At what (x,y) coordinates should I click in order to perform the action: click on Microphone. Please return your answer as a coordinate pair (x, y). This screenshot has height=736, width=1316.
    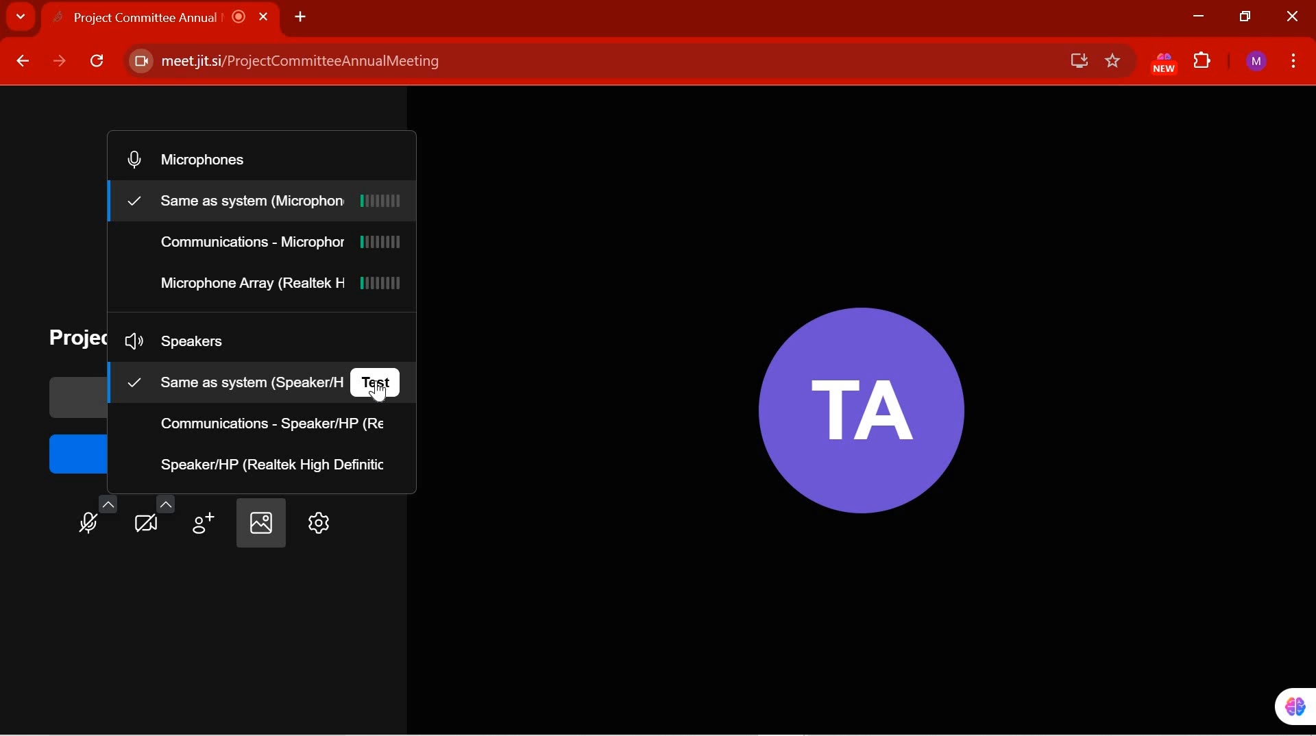
    Looking at the image, I should click on (99, 515).